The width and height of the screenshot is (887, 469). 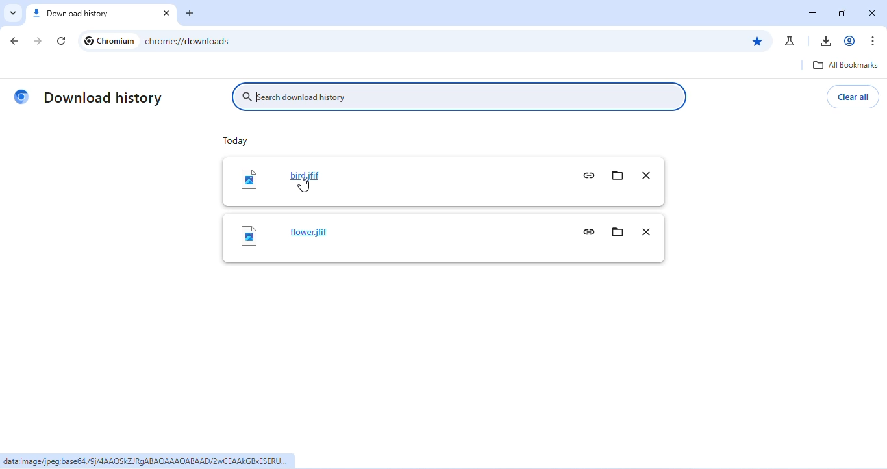 I want to click on image icon, so click(x=249, y=235).